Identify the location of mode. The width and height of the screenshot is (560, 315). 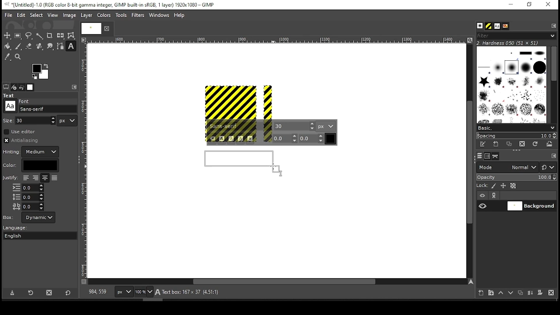
(507, 168).